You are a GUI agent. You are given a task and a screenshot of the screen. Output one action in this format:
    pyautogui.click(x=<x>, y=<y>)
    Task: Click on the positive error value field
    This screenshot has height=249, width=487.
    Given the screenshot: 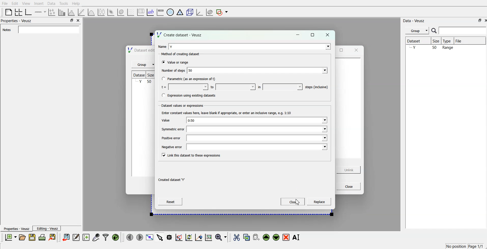 What is the action you would take?
    pyautogui.click(x=257, y=138)
    